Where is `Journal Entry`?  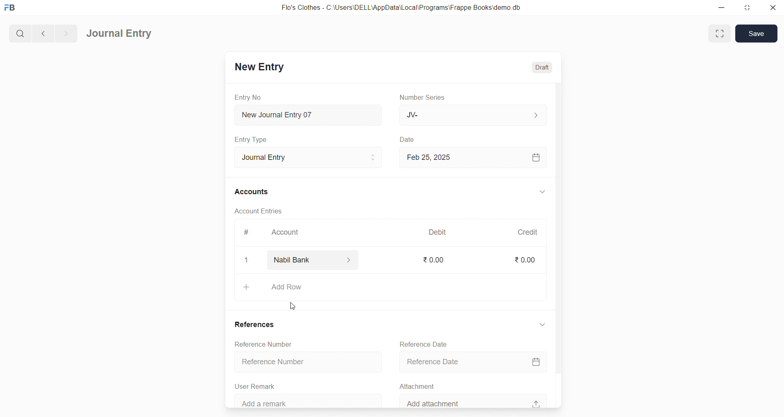 Journal Entry is located at coordinates (120, 34).